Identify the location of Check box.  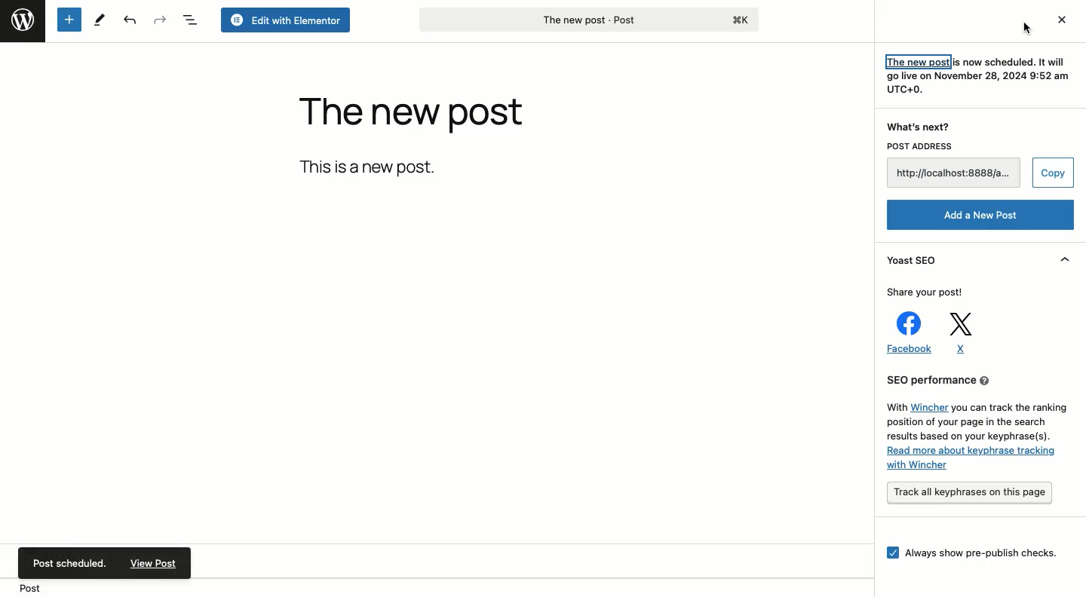
(890, 553).